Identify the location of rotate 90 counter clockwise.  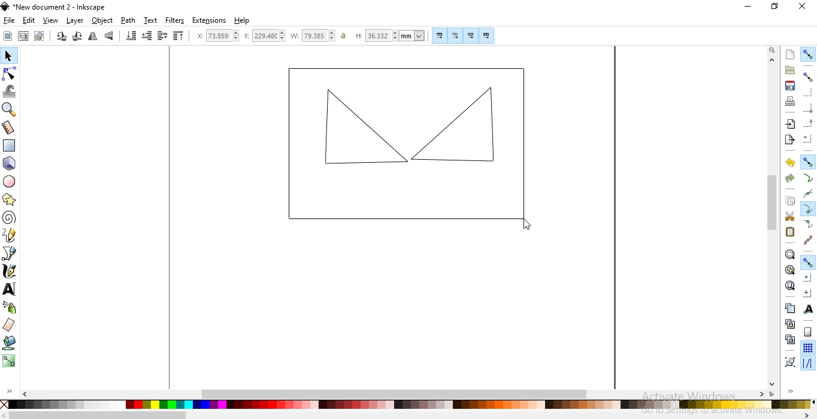
(62, 37).